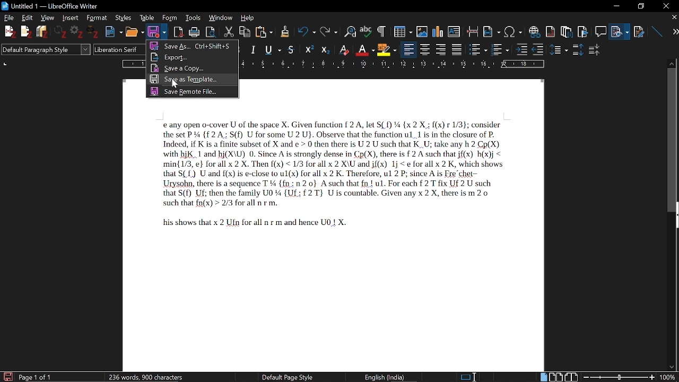 The image size is (679, 382). Describe the element at coordinates (409, 49) in the screenshot. I see `align left` at that location.